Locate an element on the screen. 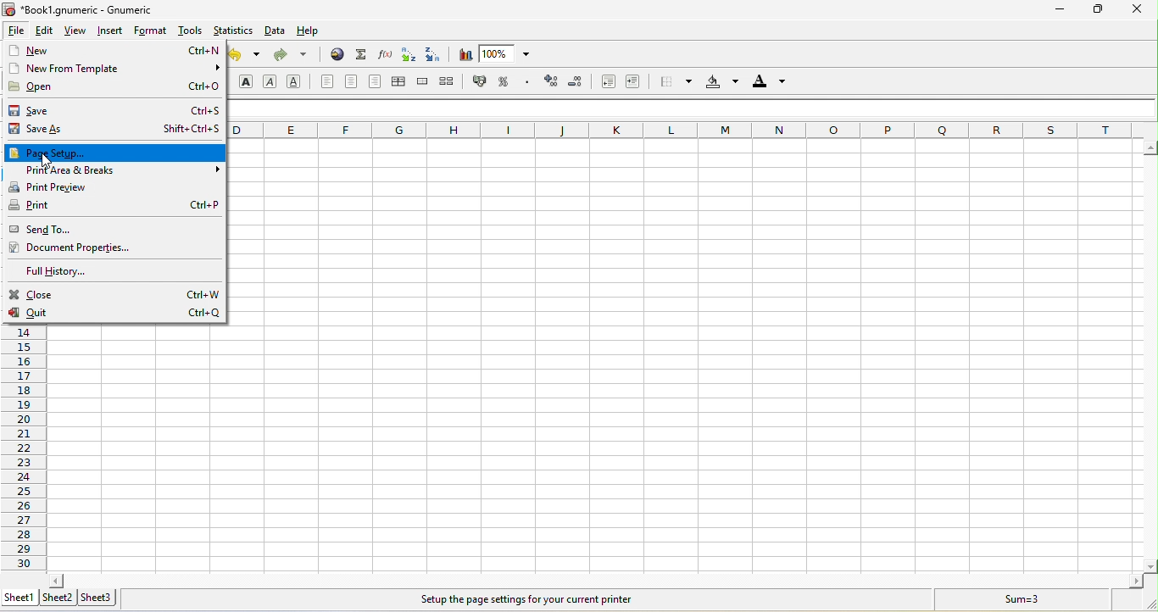 This screenshot has height=612, width=1158. full history is located at coordinates (79, 270).